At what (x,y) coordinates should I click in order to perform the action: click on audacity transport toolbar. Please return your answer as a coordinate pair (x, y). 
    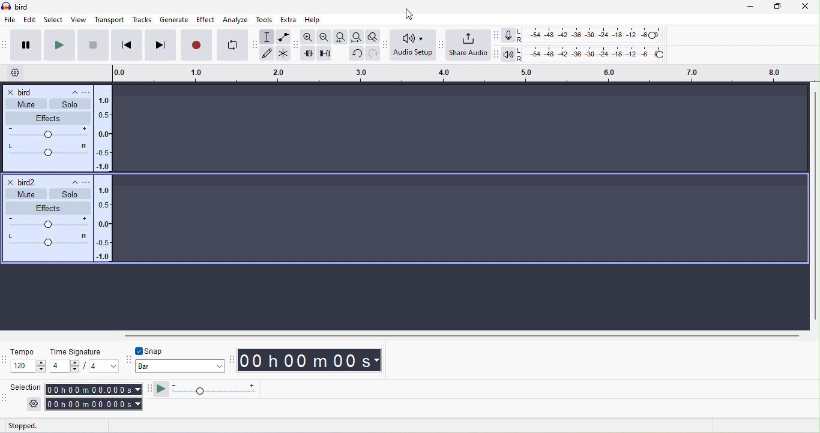
    Looking at the image, I should click on (5, 47).